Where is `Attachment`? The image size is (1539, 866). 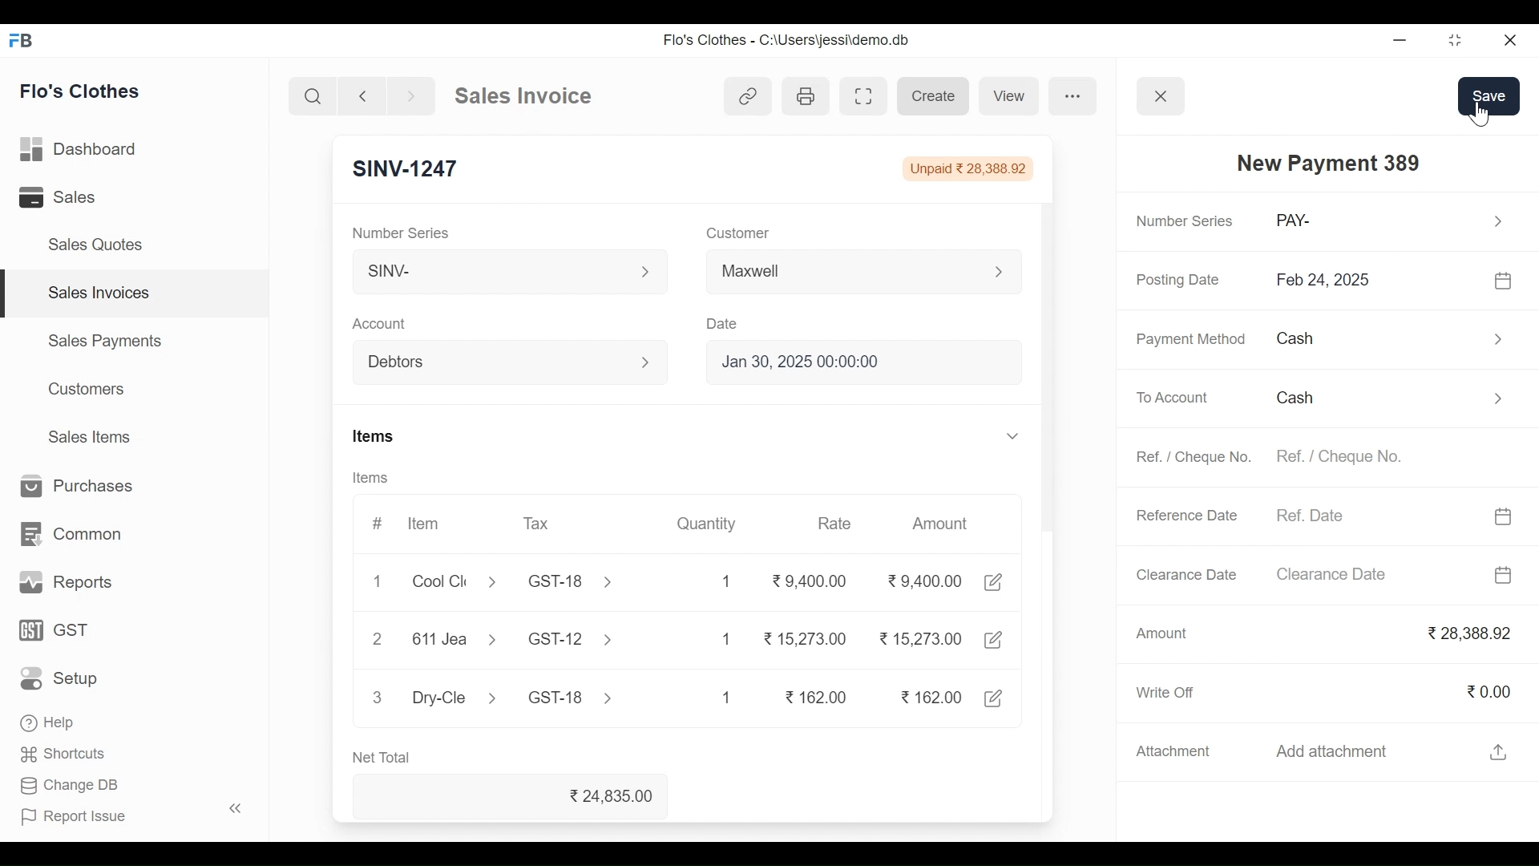
Attachment is located at coordinates (1184, 752).